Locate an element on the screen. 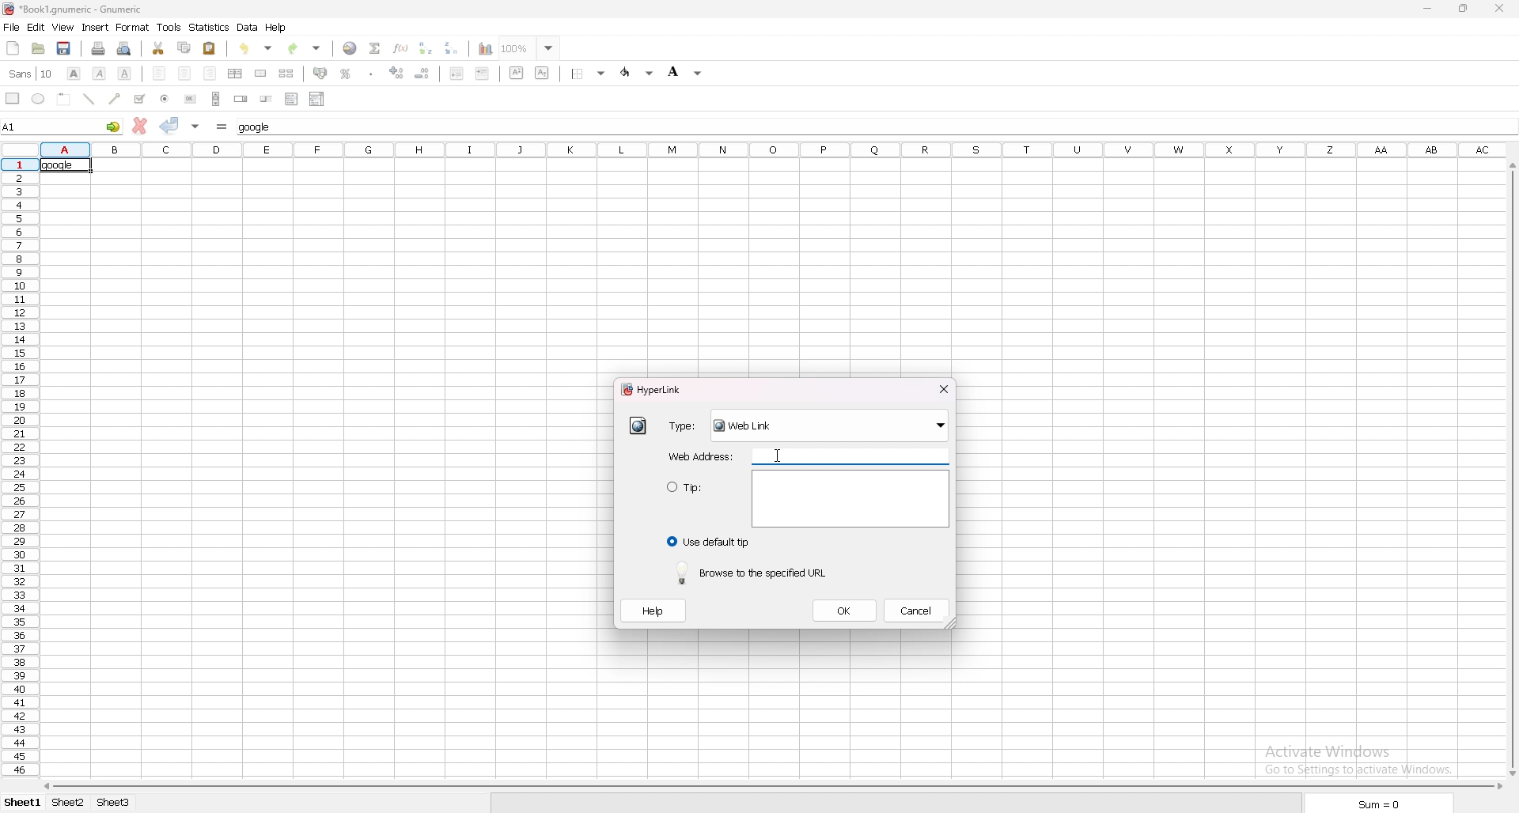 This screenshot has width=1519, height=813. print preview is located at coordinates (126, 48).